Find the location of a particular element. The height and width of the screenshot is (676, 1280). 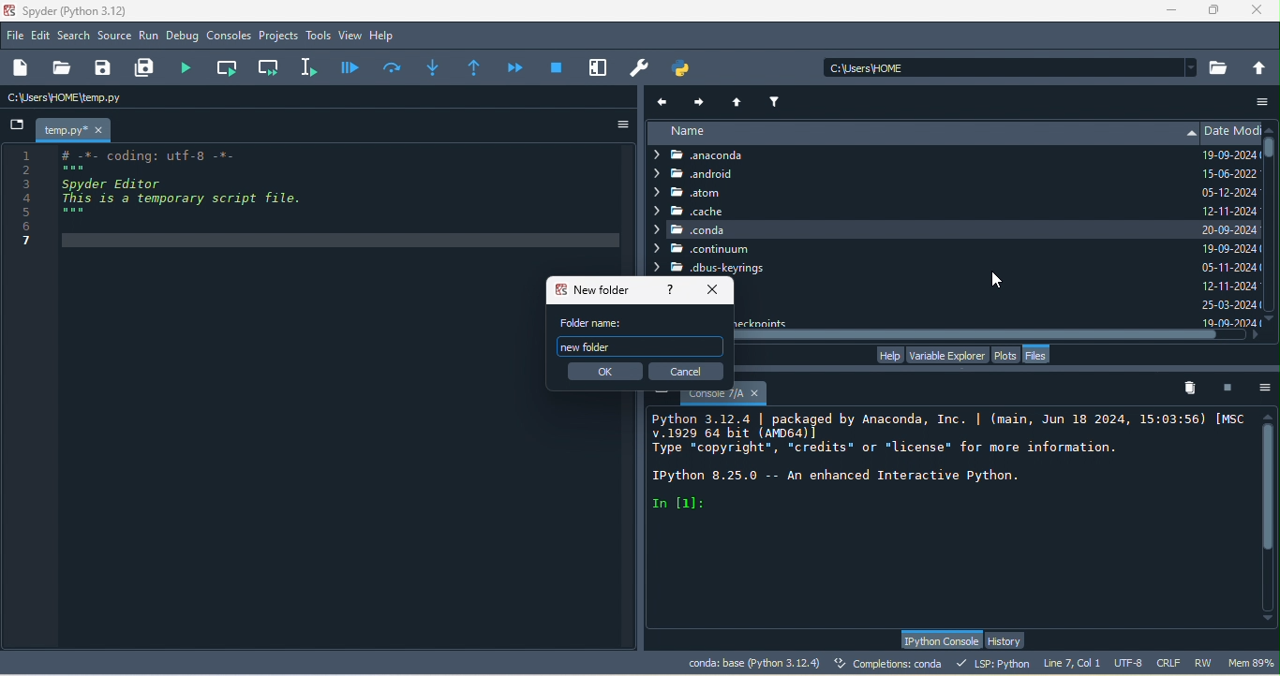

dbus keyrings is located at coordinates (713, 268).